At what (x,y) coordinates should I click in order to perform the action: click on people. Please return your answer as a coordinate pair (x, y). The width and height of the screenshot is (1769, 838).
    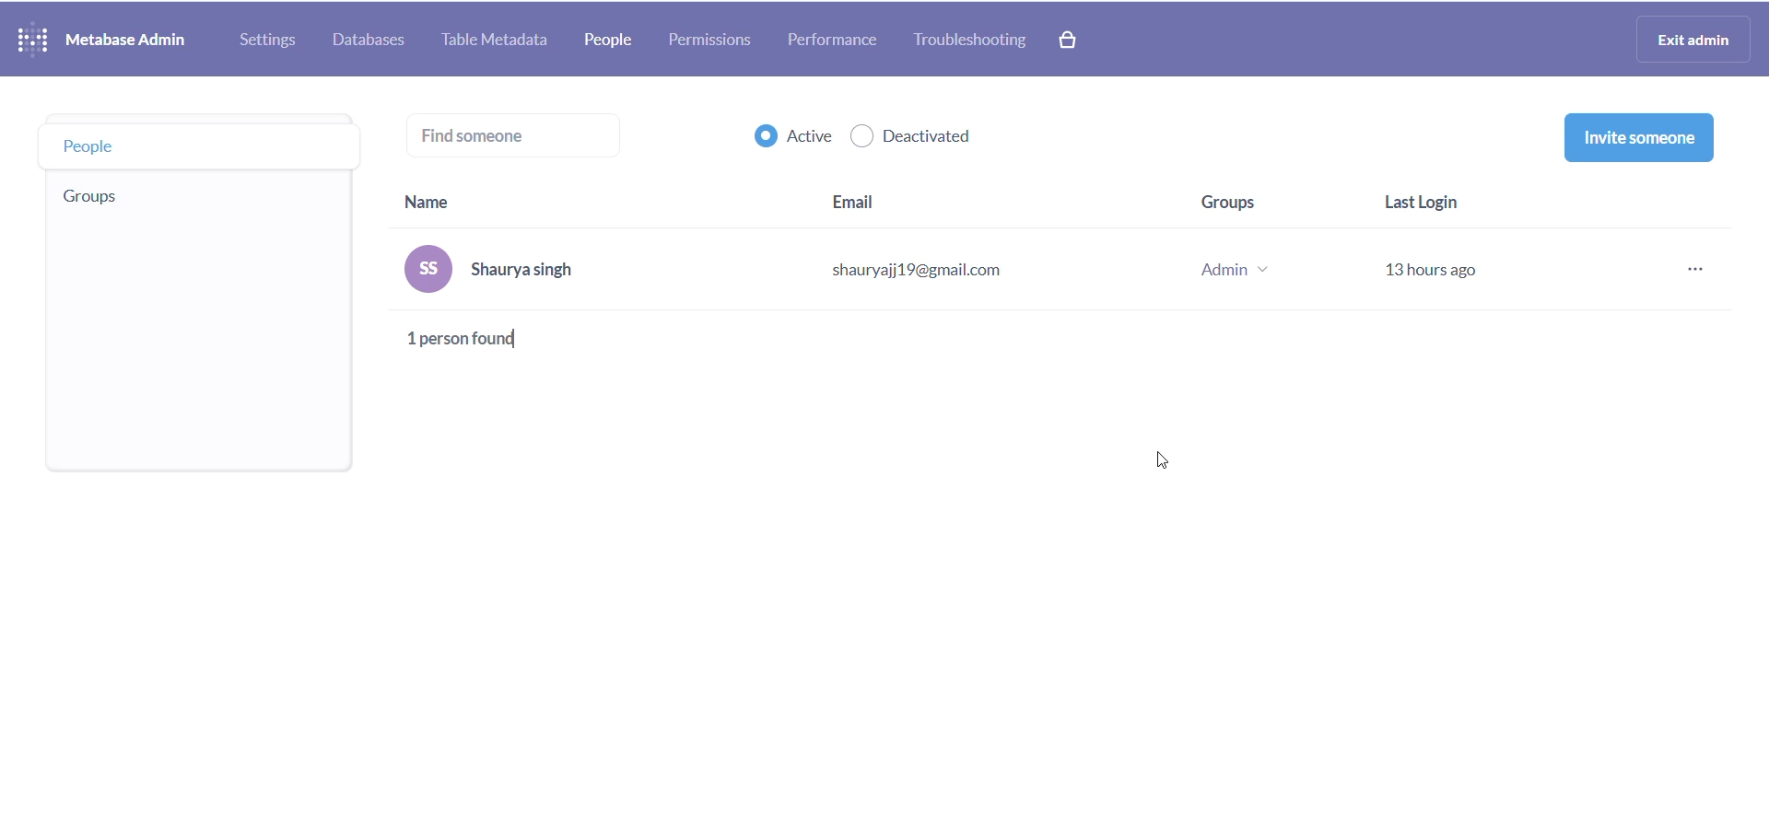
    Looking at the image, I should click on (170, 152).